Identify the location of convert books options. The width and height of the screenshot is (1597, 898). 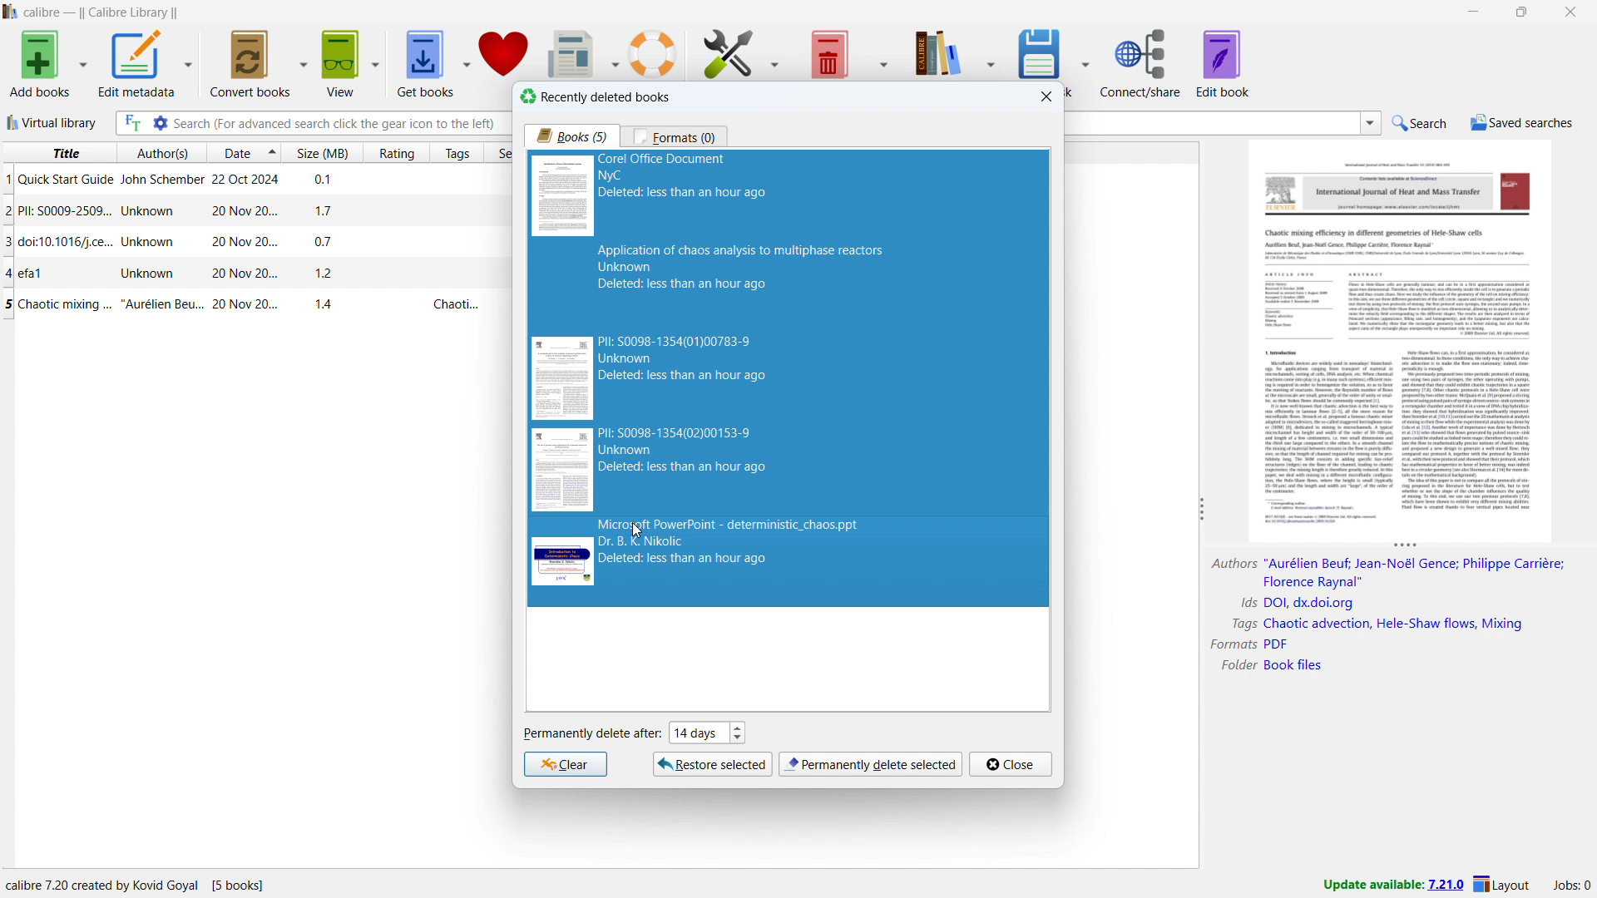
(303, 63).